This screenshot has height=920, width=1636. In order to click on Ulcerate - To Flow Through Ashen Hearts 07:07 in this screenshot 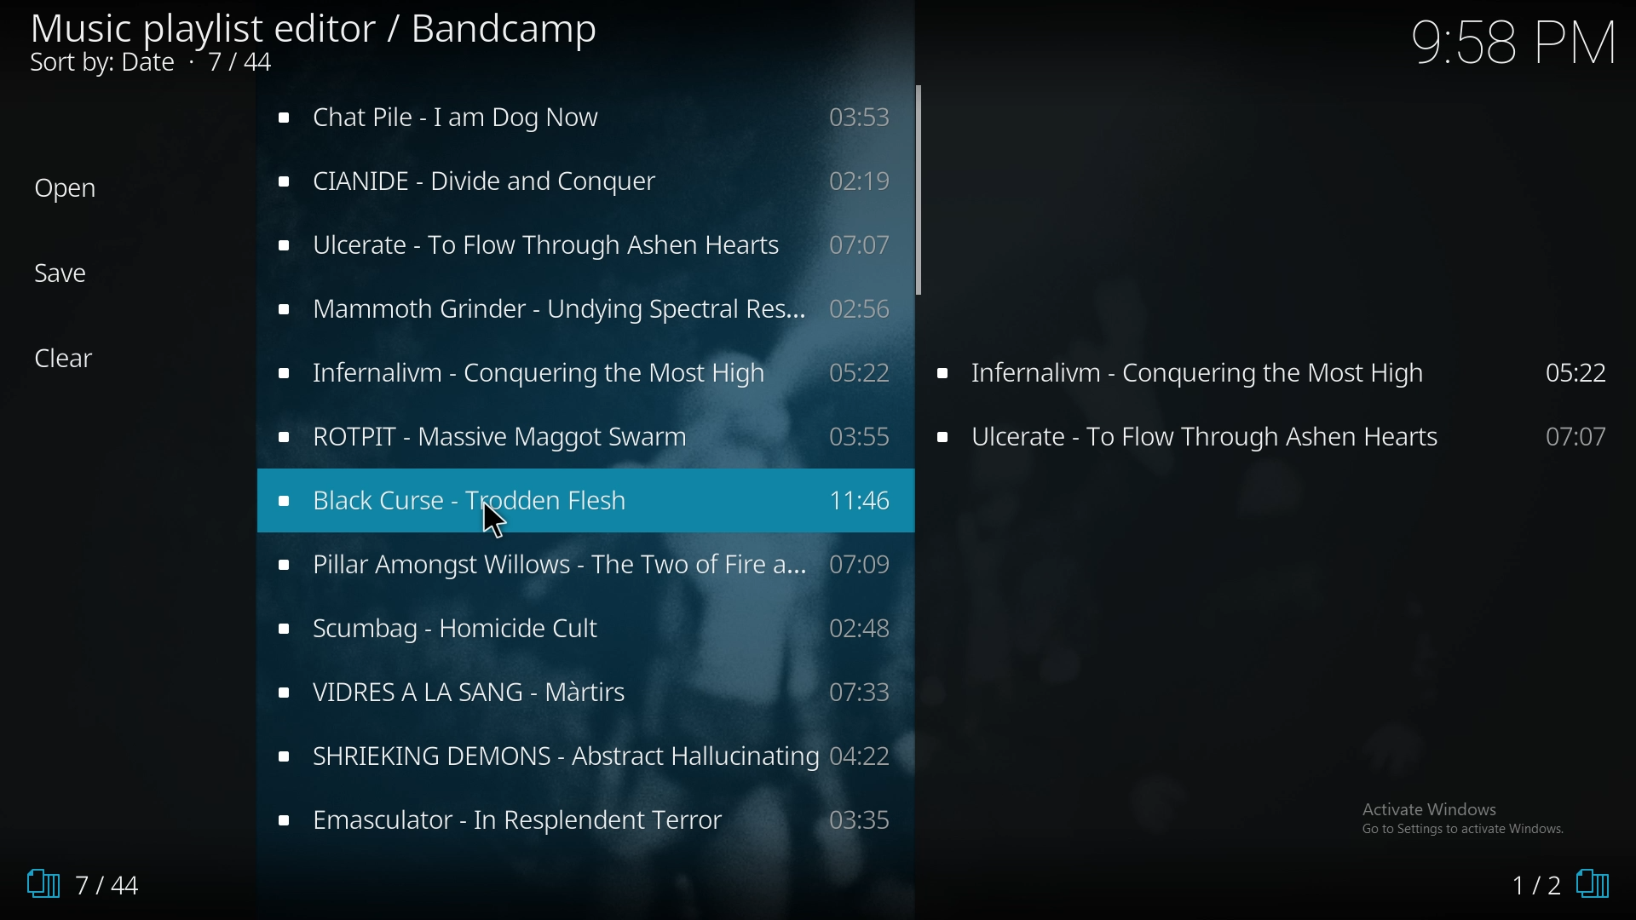, I will do `click(1278, 440)`.